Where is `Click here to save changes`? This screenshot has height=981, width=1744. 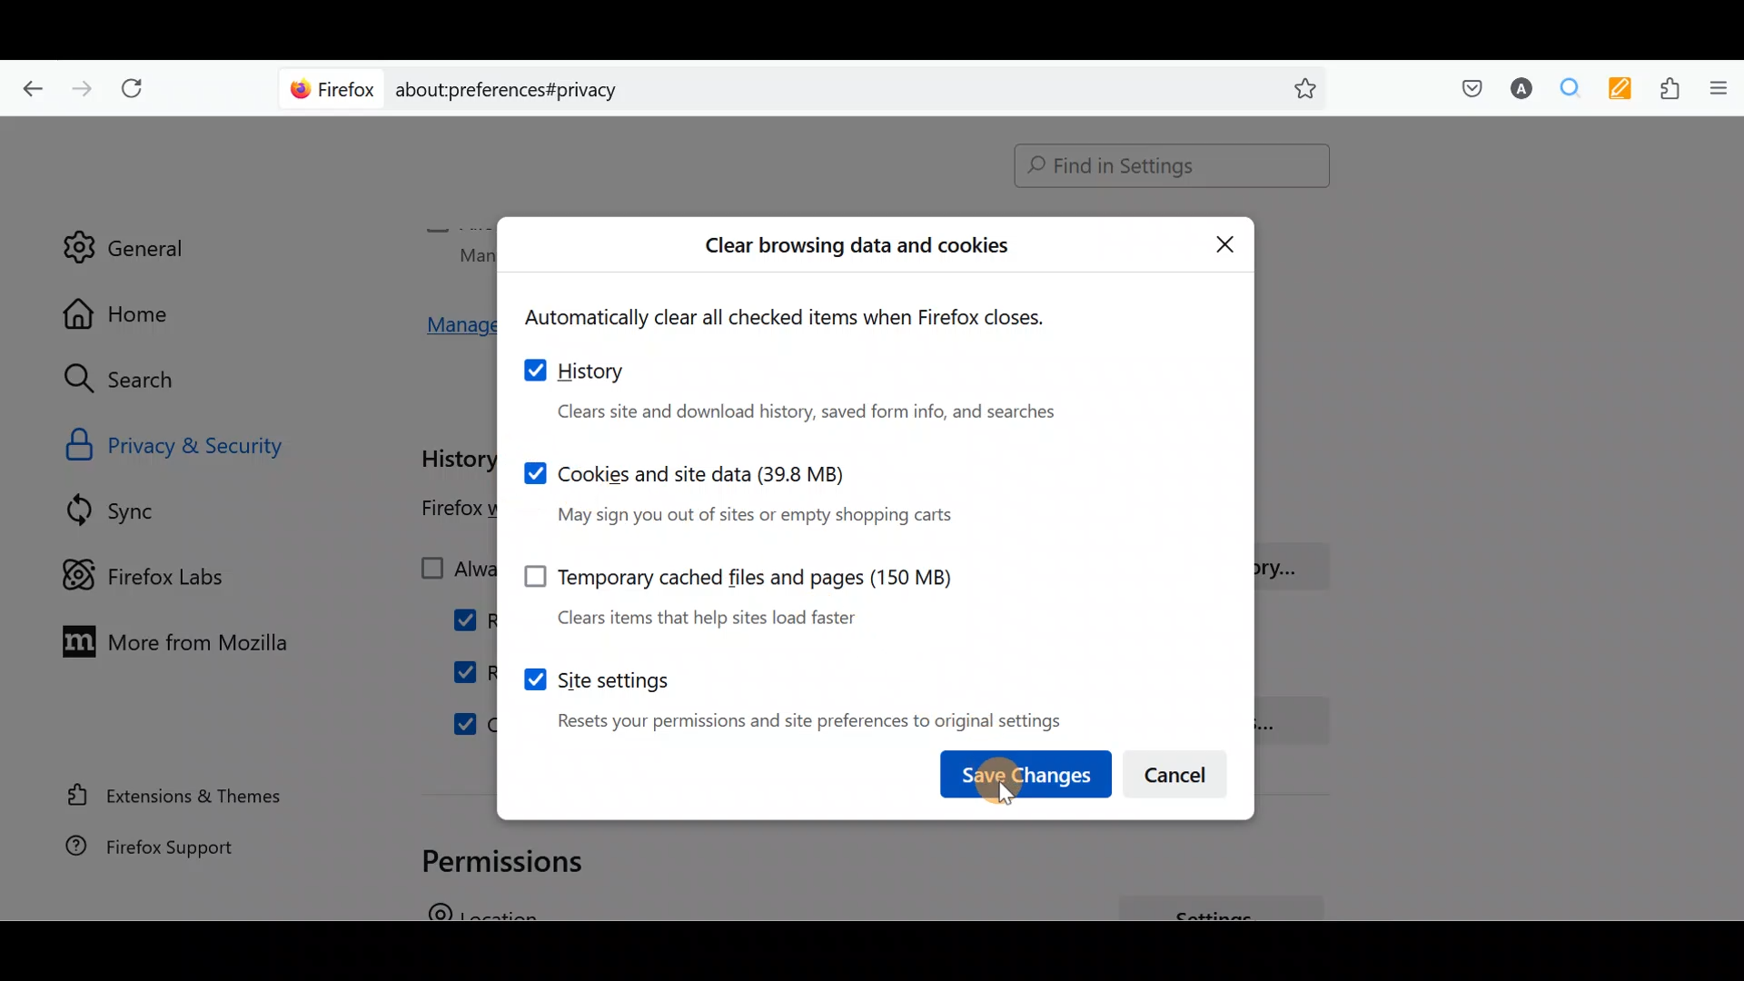
Click here to save changes is located at coordinates (1004, 778).